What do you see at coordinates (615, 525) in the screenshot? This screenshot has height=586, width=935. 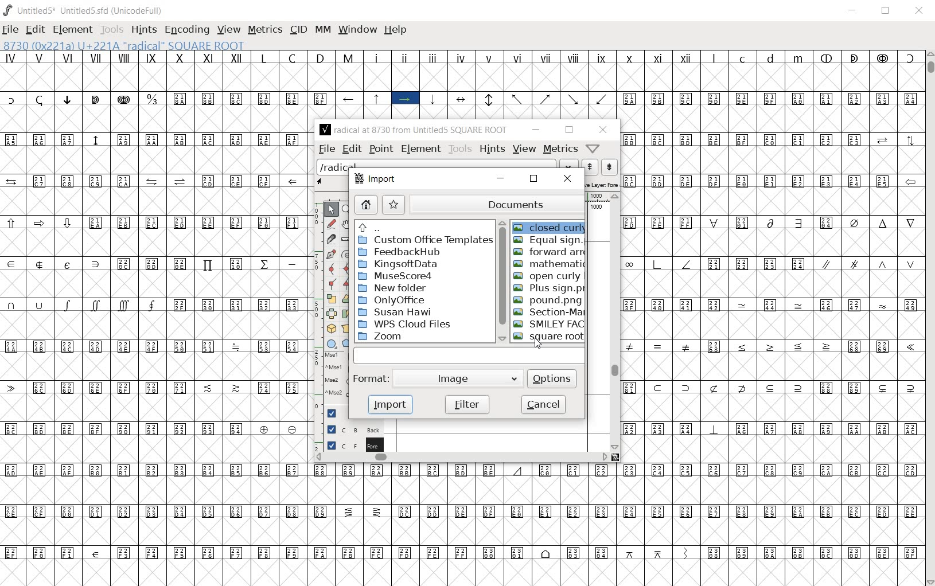 I see `Glyph characters` at bounding box center [615, 525].